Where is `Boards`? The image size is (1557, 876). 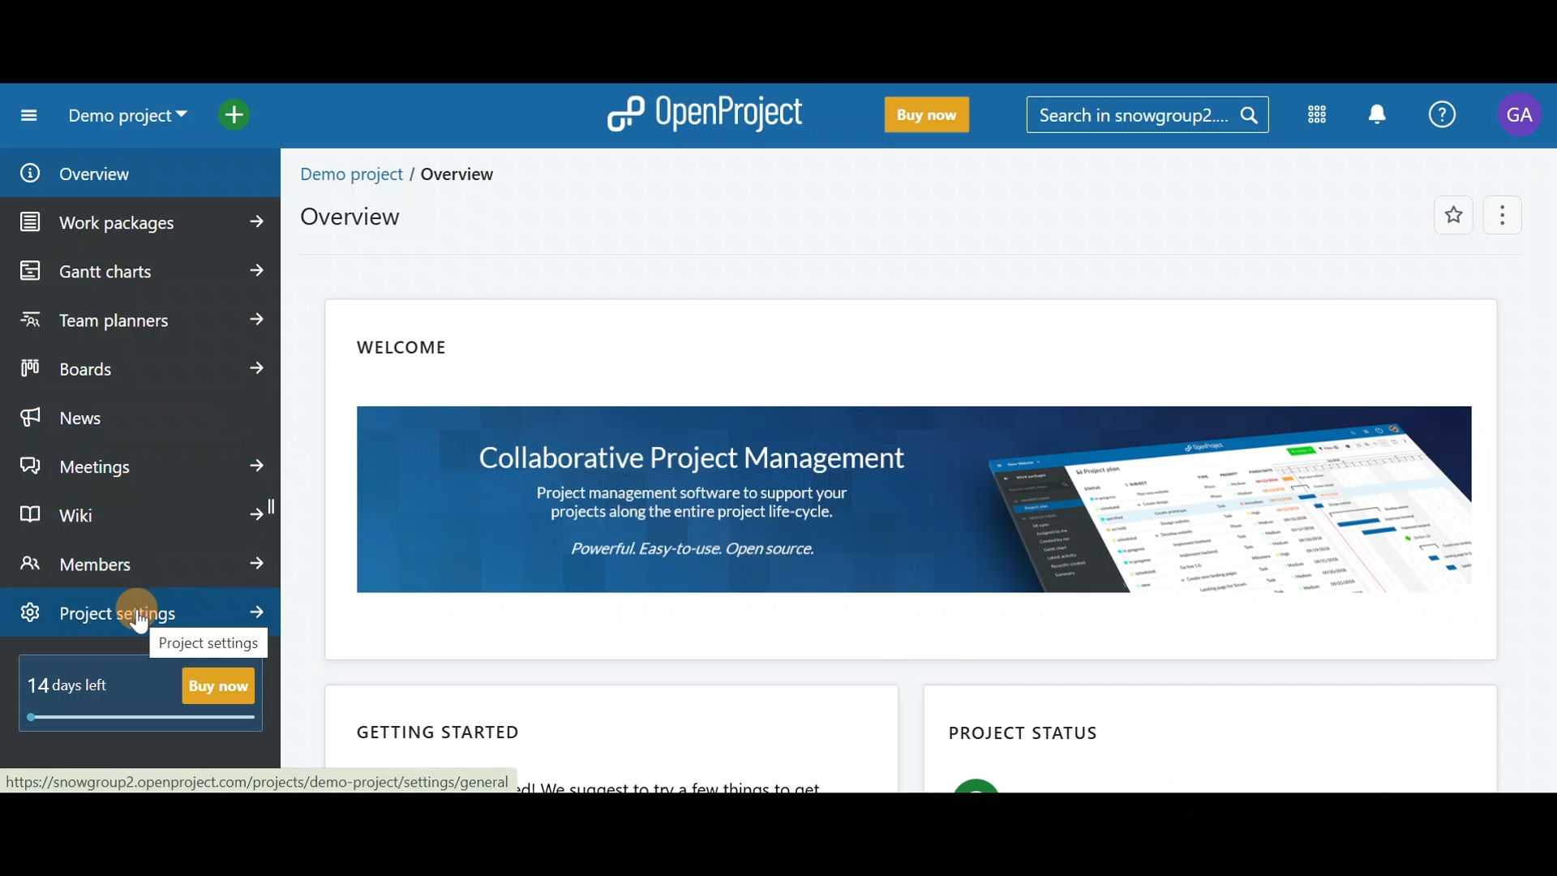 Boards is located at coordinates (140, 370).